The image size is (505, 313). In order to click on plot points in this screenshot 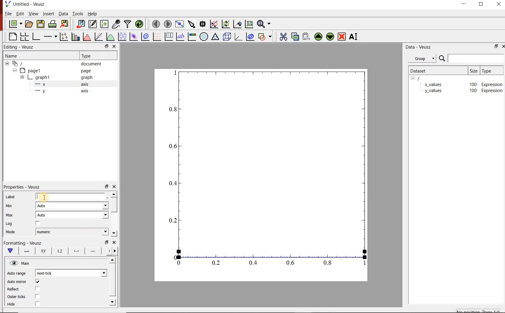, I will do `click(63, 37)`.